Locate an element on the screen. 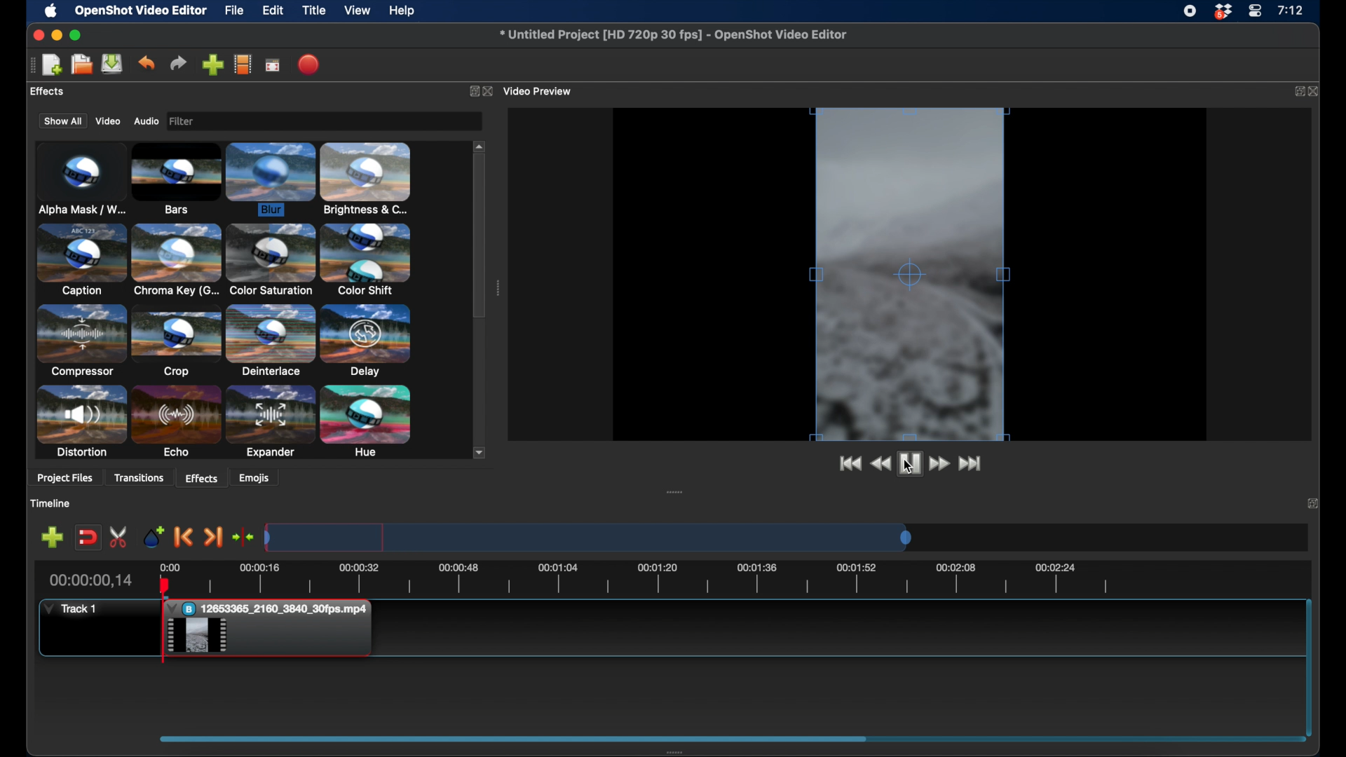 The height and width of the screenshot is (757, 1346). add track is located at coordinates (53, 536).